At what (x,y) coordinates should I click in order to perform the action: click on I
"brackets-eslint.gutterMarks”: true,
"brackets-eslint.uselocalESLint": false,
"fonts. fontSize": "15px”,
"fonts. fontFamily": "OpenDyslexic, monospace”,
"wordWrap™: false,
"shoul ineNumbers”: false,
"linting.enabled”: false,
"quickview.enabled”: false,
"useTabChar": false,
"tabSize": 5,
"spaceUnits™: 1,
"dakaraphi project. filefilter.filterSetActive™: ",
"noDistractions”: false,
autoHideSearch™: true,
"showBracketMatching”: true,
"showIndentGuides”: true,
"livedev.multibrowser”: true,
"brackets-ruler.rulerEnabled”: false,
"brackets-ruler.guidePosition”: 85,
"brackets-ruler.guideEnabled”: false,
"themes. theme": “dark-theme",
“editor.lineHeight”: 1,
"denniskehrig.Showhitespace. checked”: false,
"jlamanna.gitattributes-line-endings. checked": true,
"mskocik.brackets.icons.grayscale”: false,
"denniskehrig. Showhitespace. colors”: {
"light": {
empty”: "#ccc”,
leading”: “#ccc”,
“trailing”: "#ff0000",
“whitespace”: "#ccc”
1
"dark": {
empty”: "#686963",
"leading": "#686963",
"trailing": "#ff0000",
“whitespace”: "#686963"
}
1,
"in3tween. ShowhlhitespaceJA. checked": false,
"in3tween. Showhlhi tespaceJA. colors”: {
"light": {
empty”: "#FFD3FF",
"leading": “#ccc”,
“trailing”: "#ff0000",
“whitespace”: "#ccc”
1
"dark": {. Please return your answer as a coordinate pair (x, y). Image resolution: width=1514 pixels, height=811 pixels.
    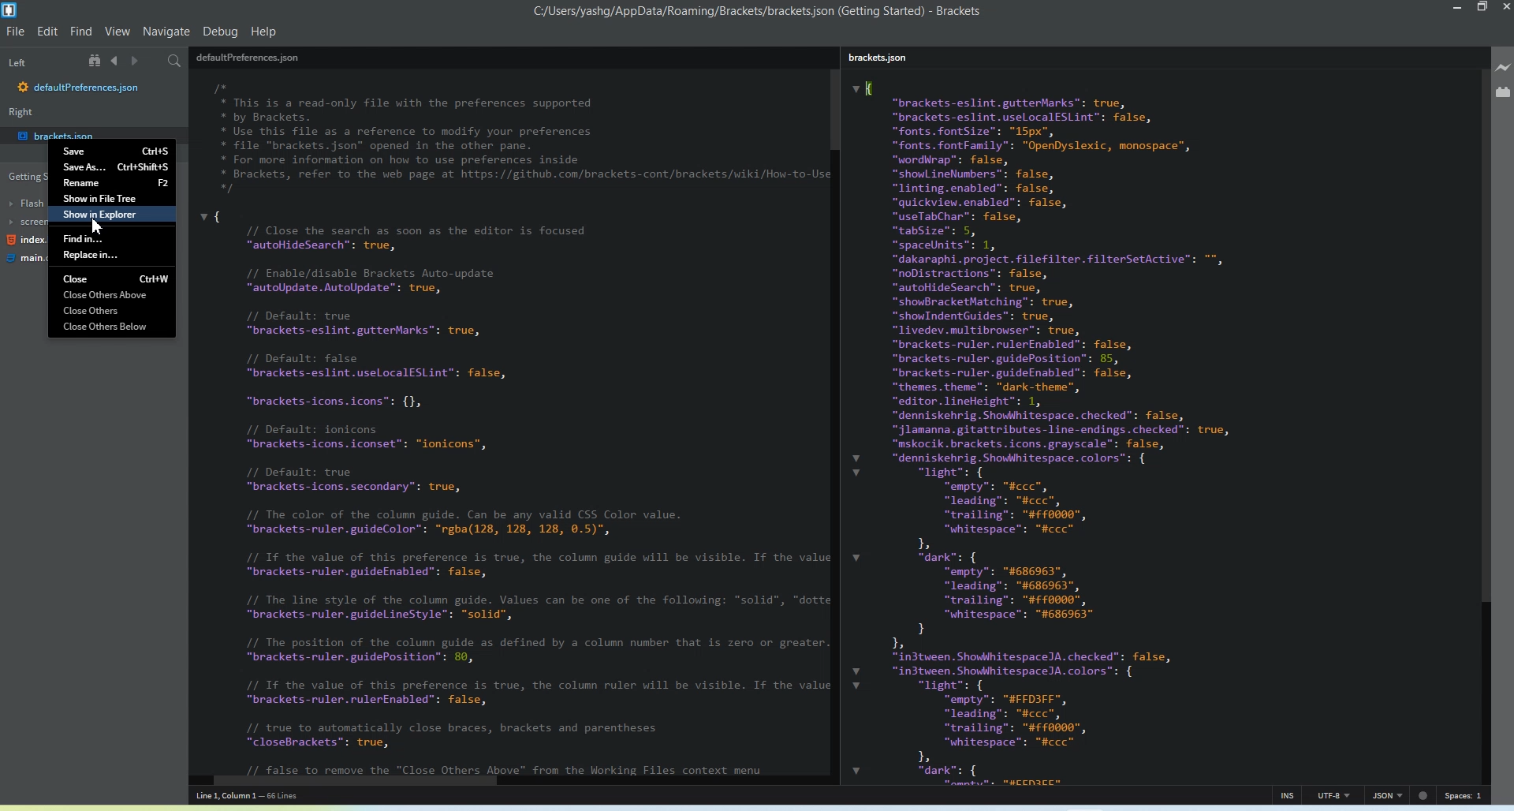
    Looking at the image, I should click on (1158, 431).